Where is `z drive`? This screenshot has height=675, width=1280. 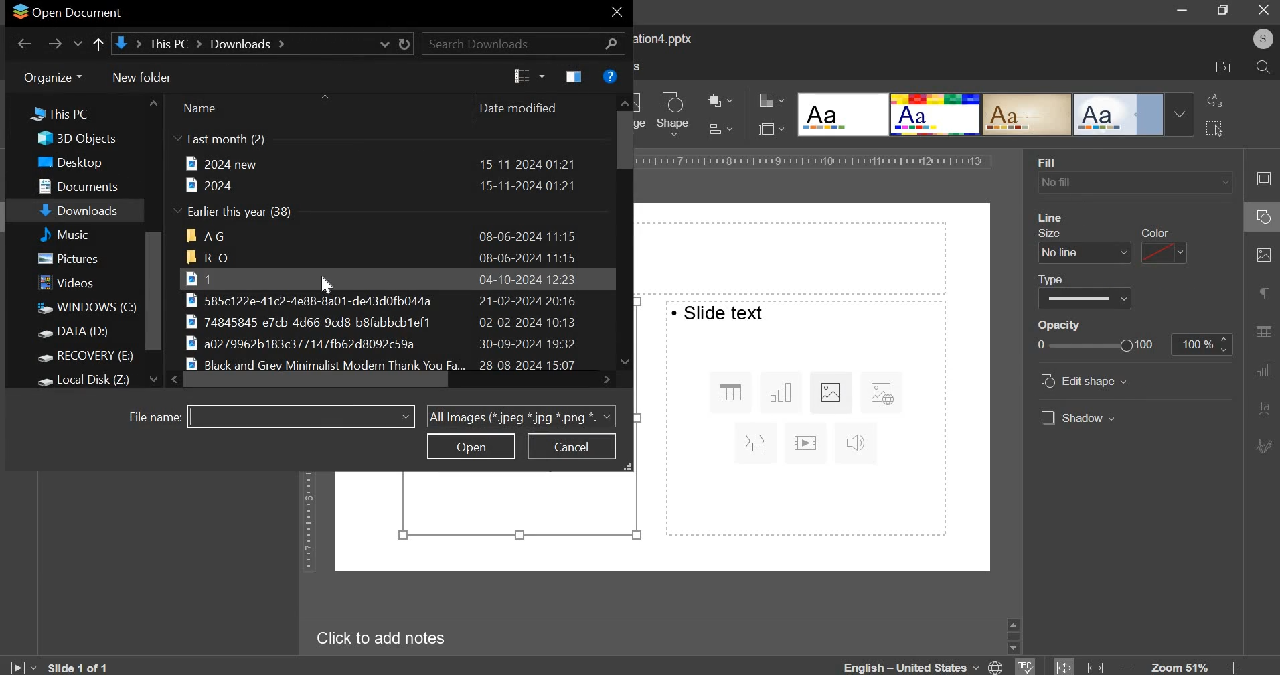
z drive is located at coordinates (94, 378).